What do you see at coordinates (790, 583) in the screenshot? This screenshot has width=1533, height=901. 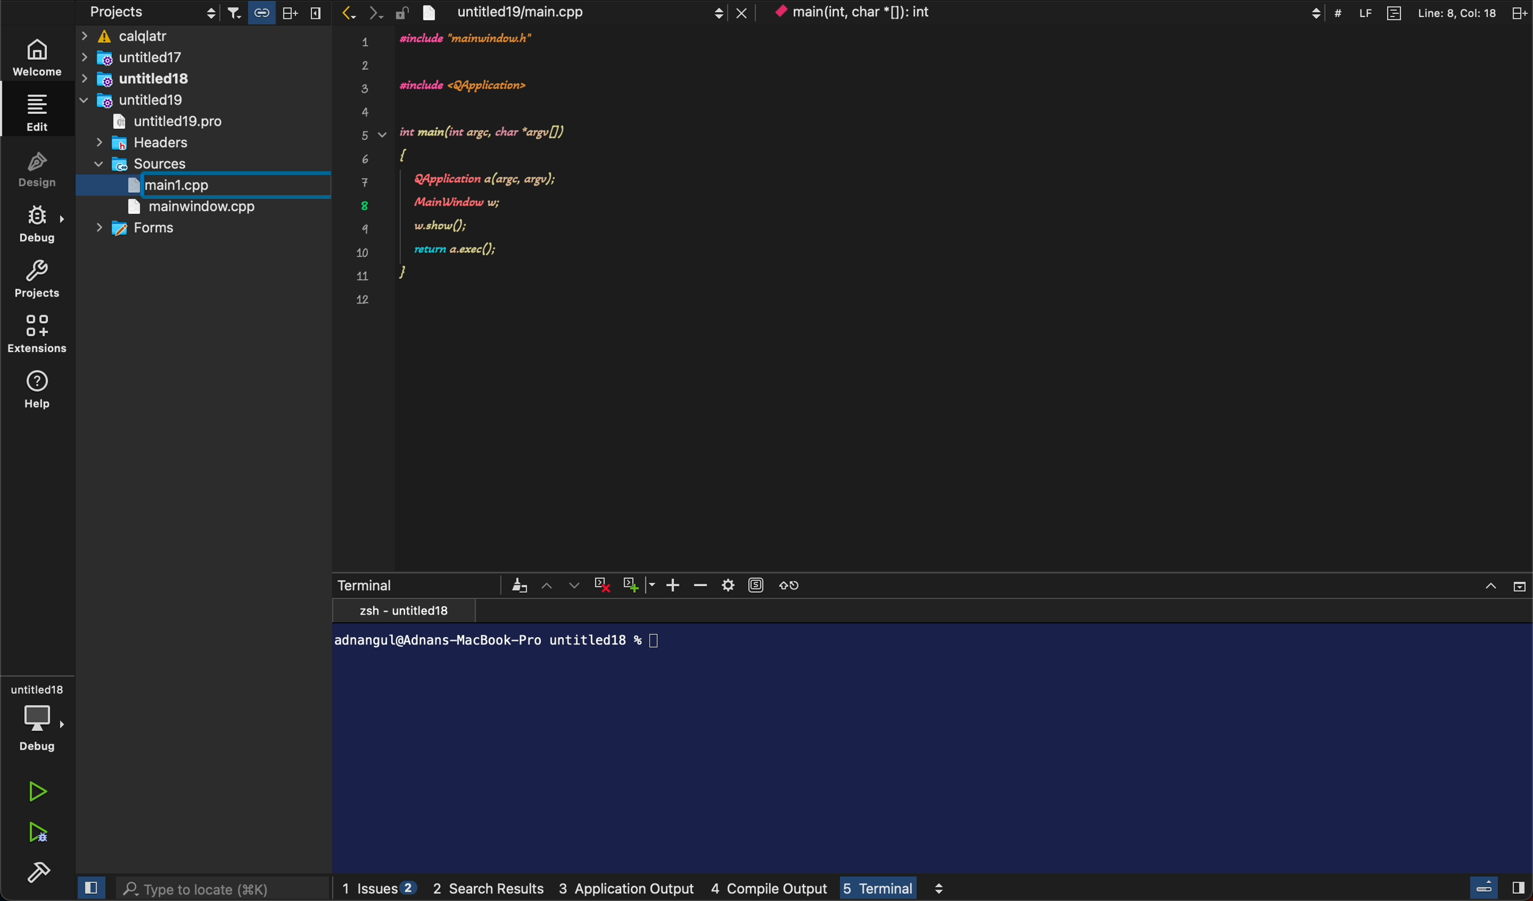 I see `Refresh` at bounding box center [790, 583].